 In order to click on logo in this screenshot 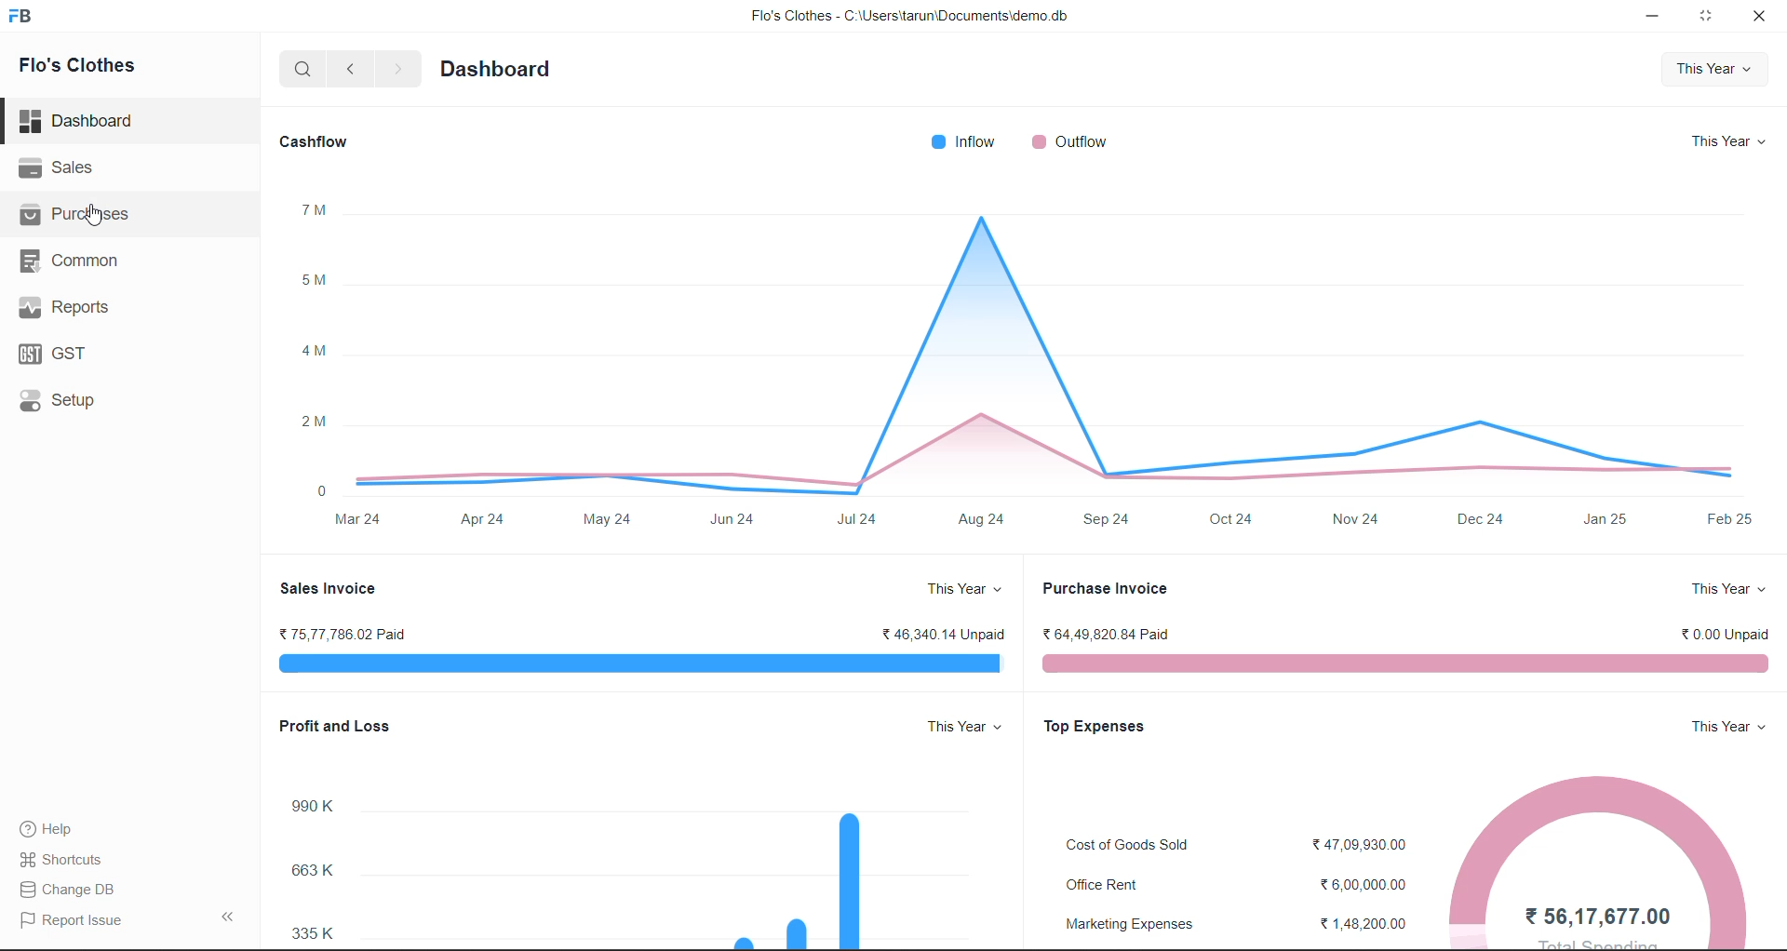, I will do `click(23, 18)`.